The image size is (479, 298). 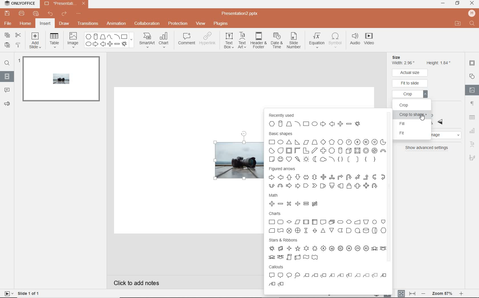 I want to click on basic, so click(x=327, y=147).